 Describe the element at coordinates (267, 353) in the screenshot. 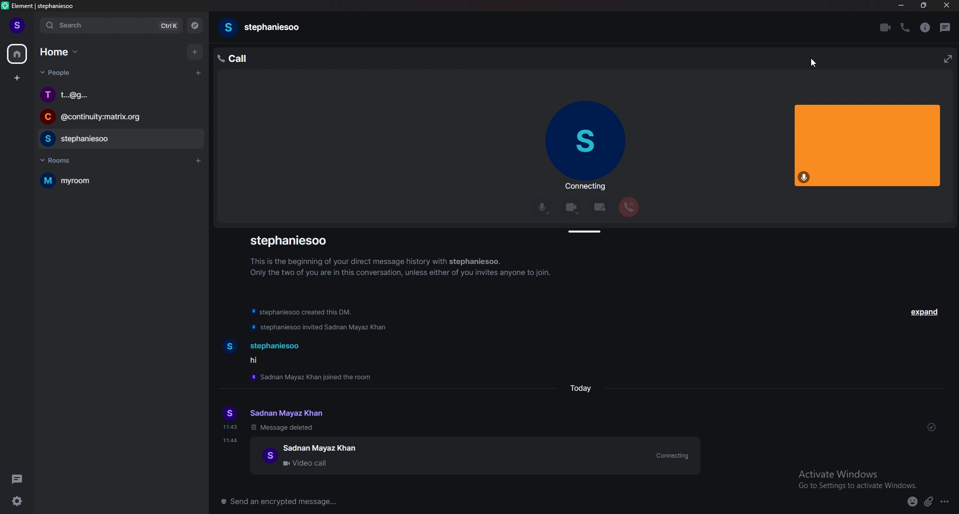

I see `text` at that location.